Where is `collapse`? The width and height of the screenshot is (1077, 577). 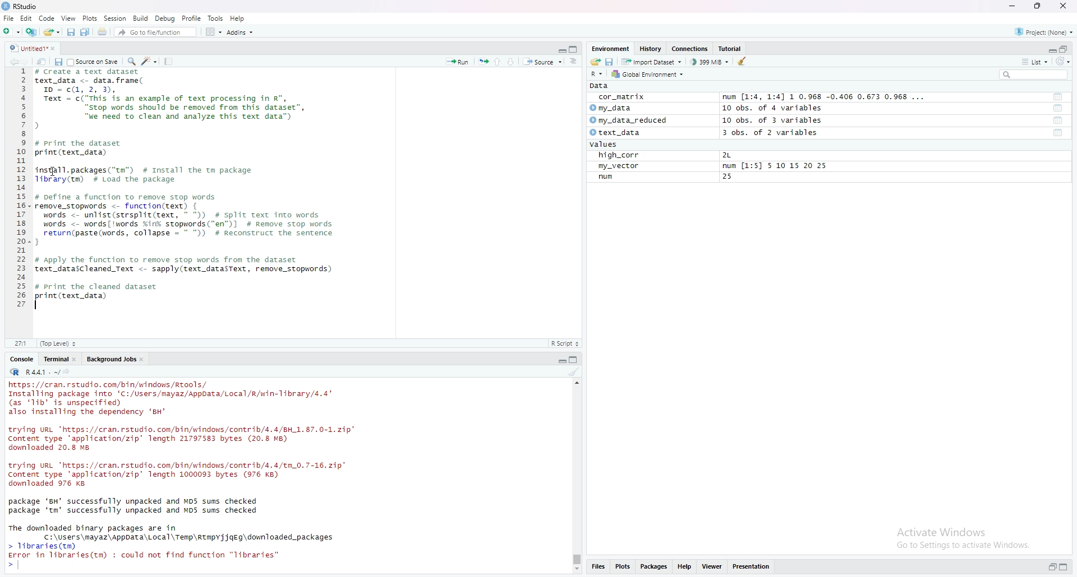
collapse is located at coordinates (575, 360).